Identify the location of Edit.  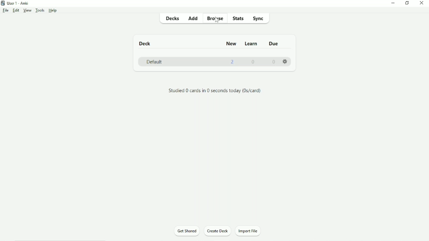
(16, 10).